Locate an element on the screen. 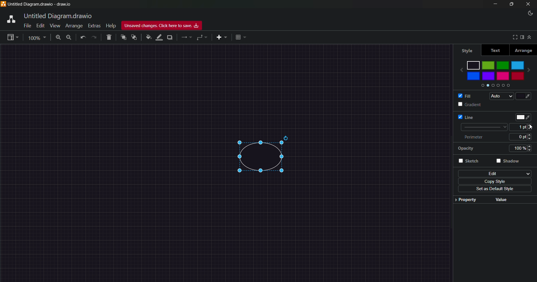  Untitled Diagram.drawio - draw.io is located at coordinates (41, 4).